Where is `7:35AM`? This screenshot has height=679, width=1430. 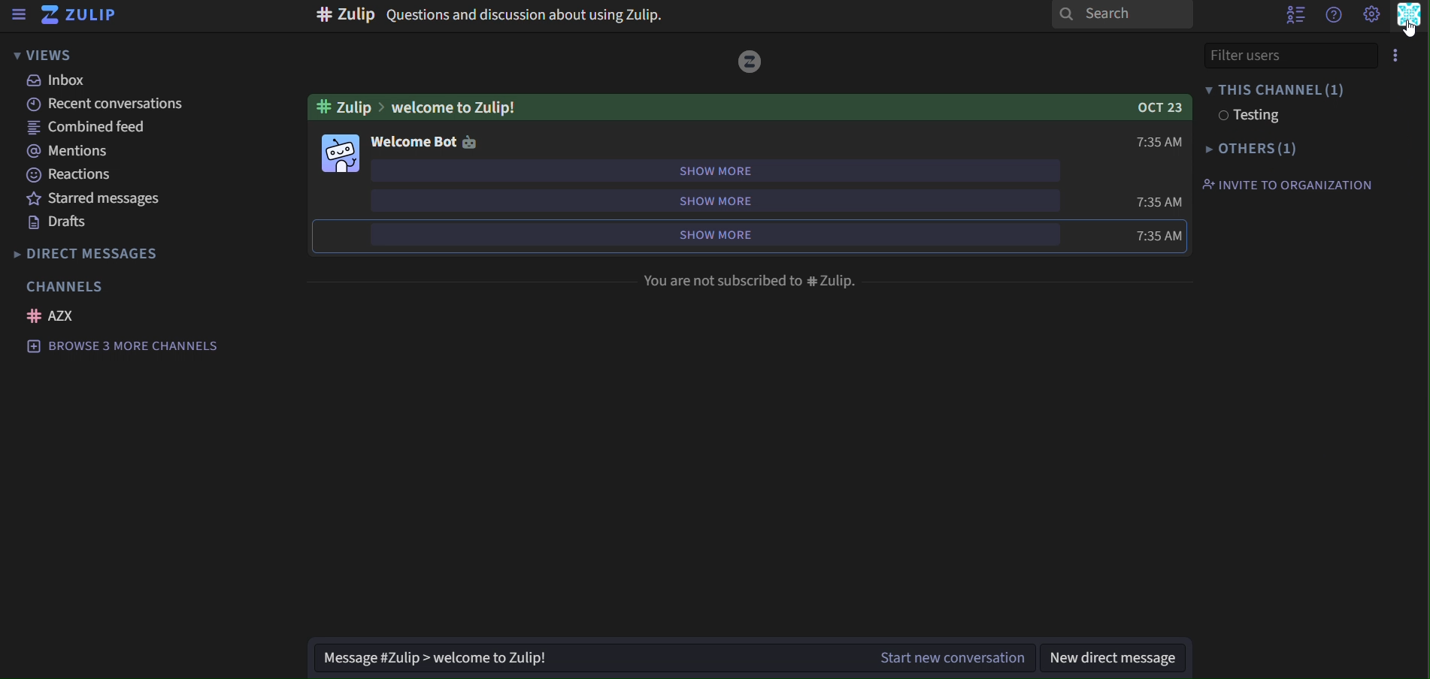 7:35AM is located at coordinates (1152, 202).